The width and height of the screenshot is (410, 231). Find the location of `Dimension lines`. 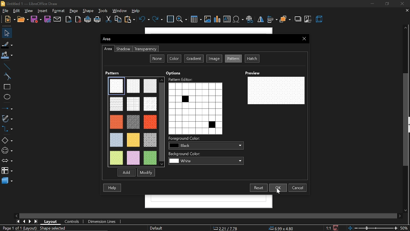

Dimension lines is located at coordinates (104, 222).